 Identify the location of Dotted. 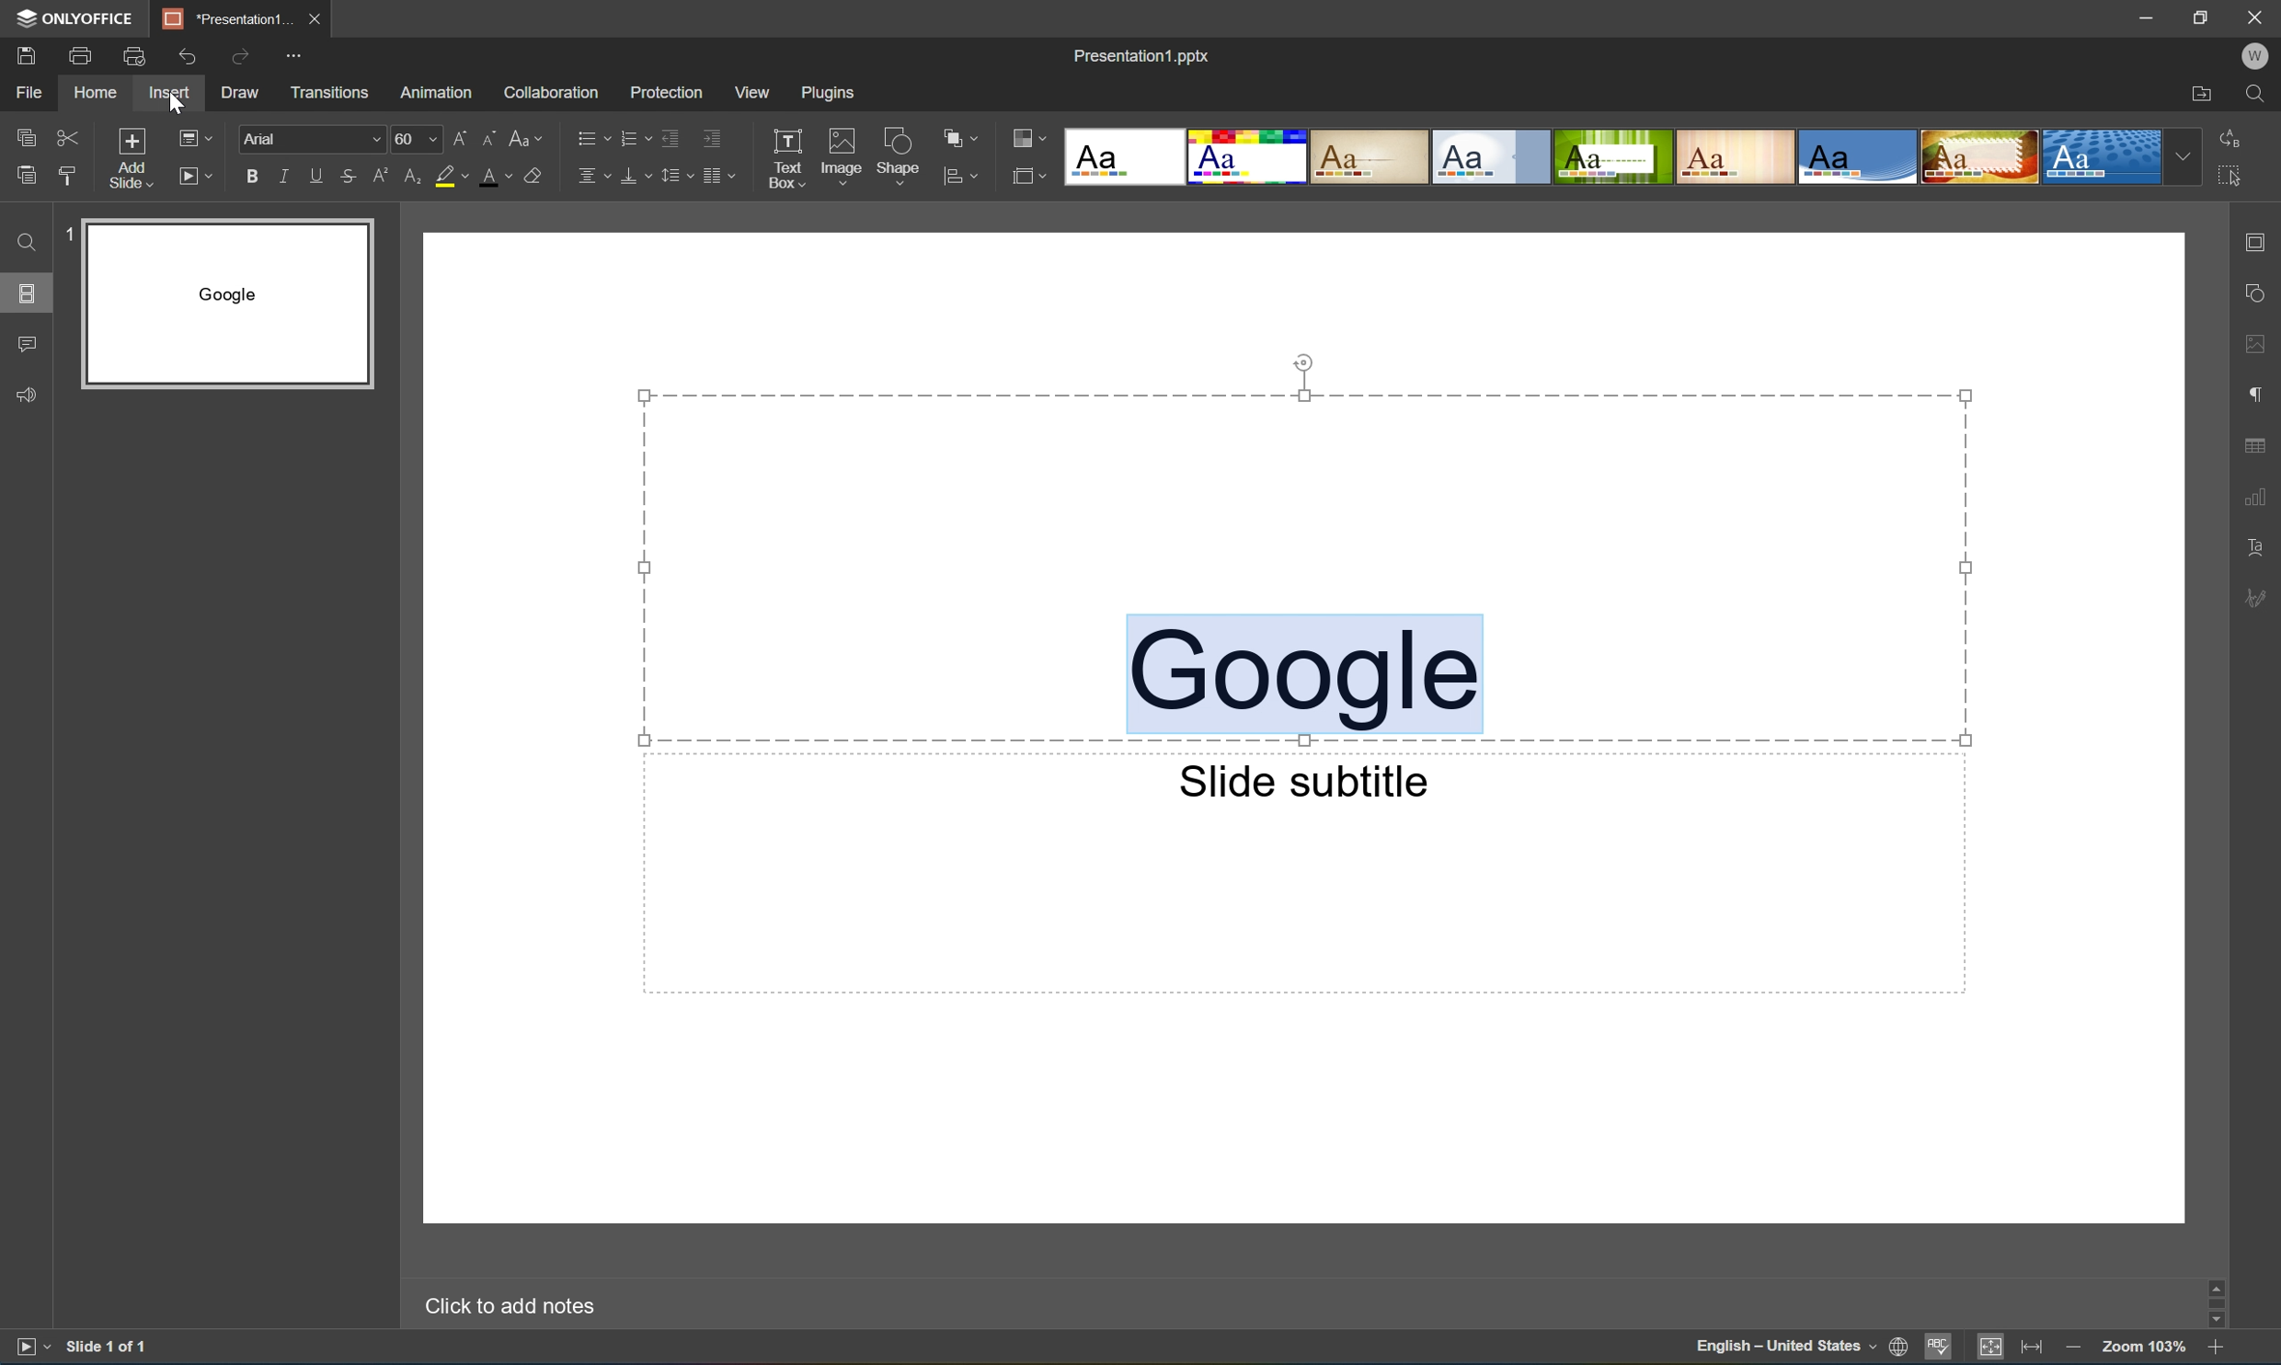
(2102, 158).